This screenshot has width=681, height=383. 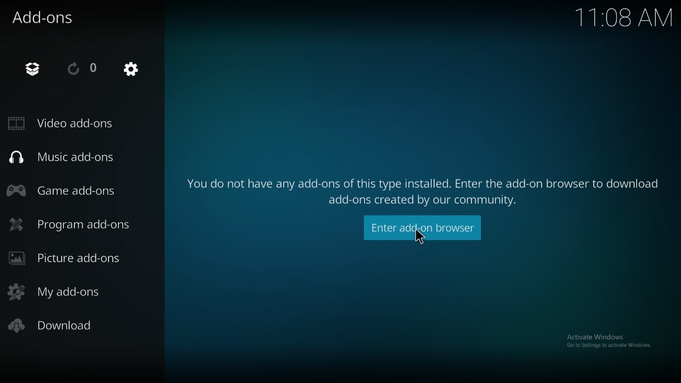 What do you see at coordinates (423, 228) in the screenshot?
I see `enter add on browser` at bounding box center [423, 228].